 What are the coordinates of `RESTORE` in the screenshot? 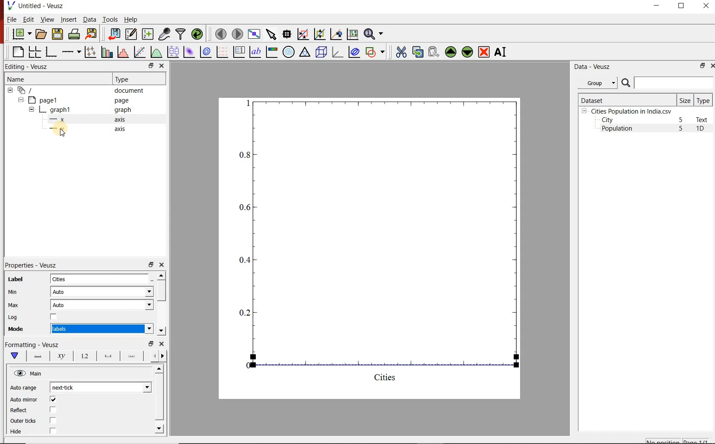 It's located at (681, 6).